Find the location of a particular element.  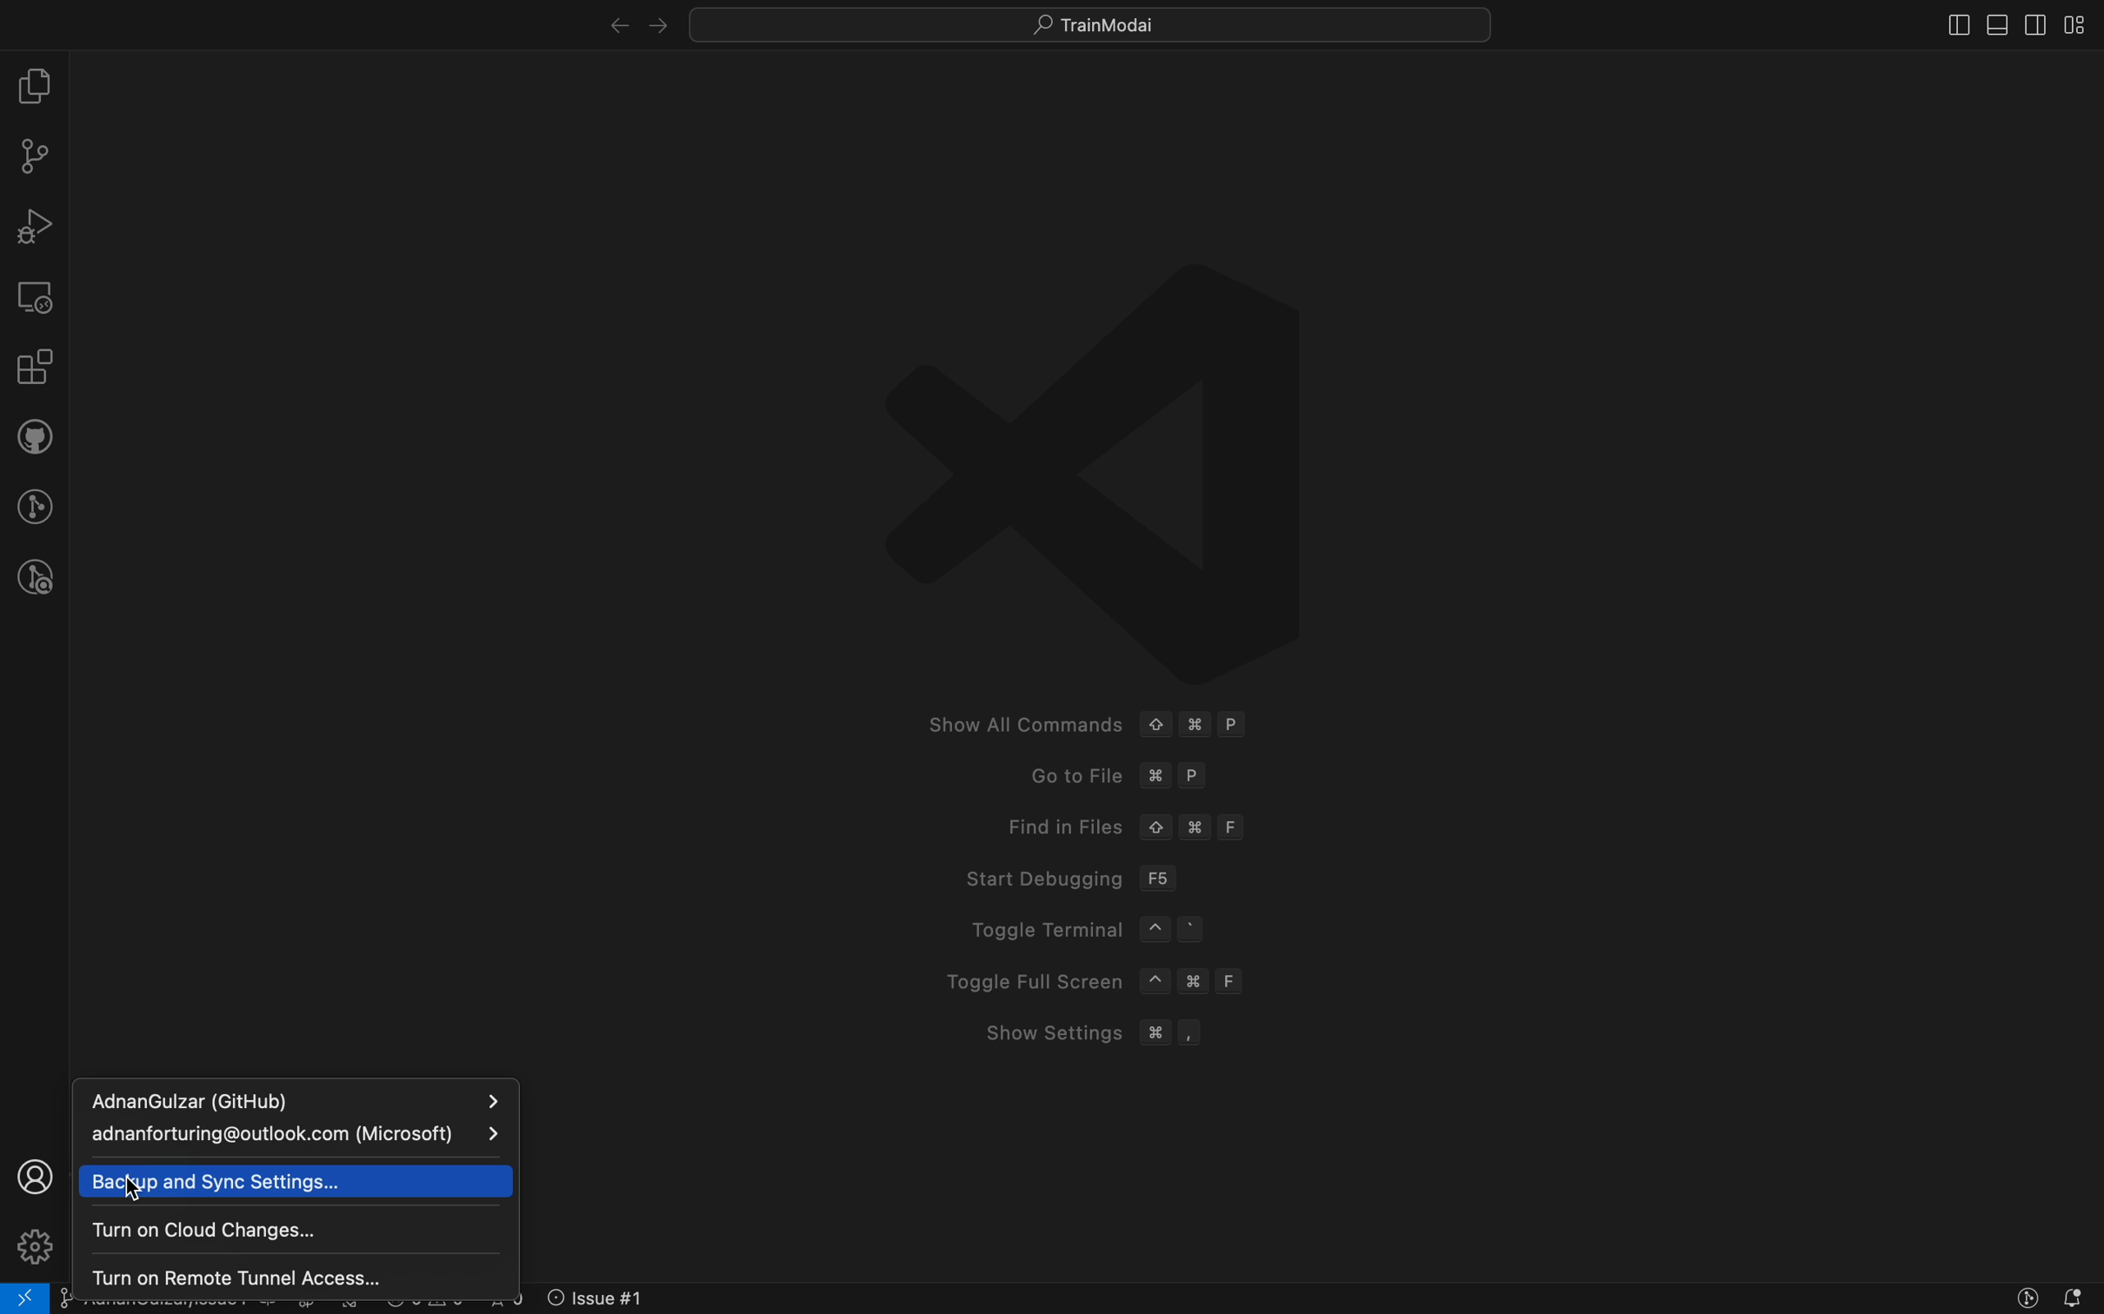

layouts is located at coordinates (2082, 25).